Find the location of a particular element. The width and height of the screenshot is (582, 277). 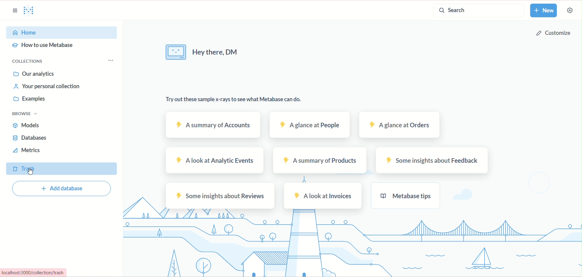

how to use metabase is located at coordinates (45, 46).